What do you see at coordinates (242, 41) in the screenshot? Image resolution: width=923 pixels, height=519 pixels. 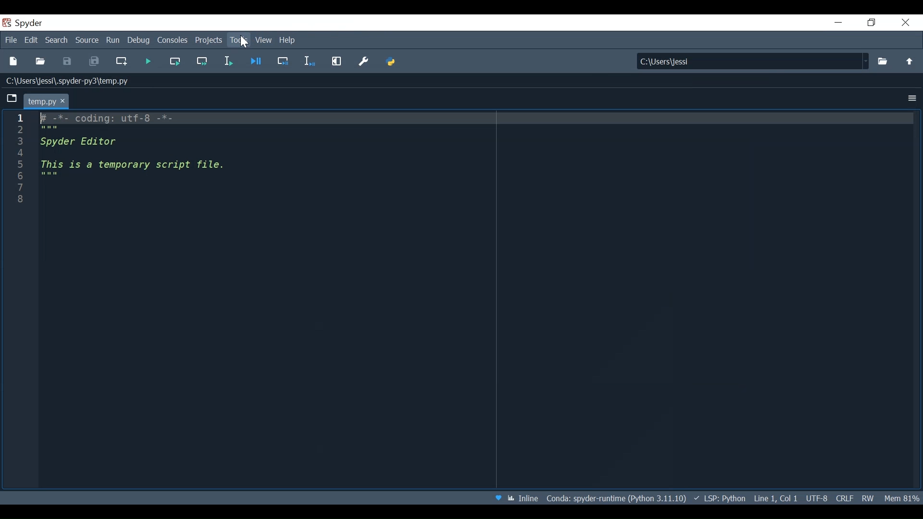 I see `Cursor` at bounding box center [242, 41].